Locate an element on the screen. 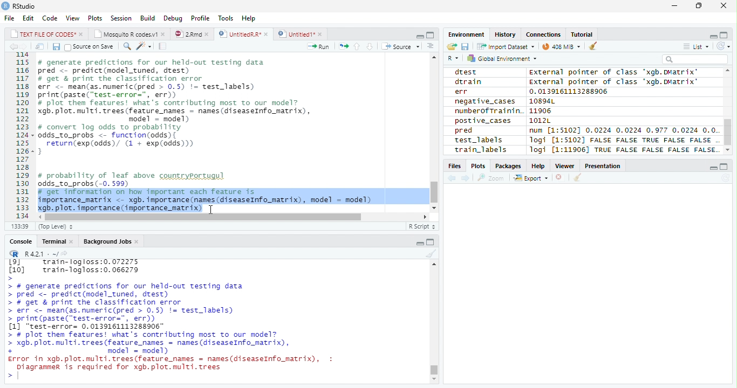  Coding Tools is located at coordinates (144, 45).